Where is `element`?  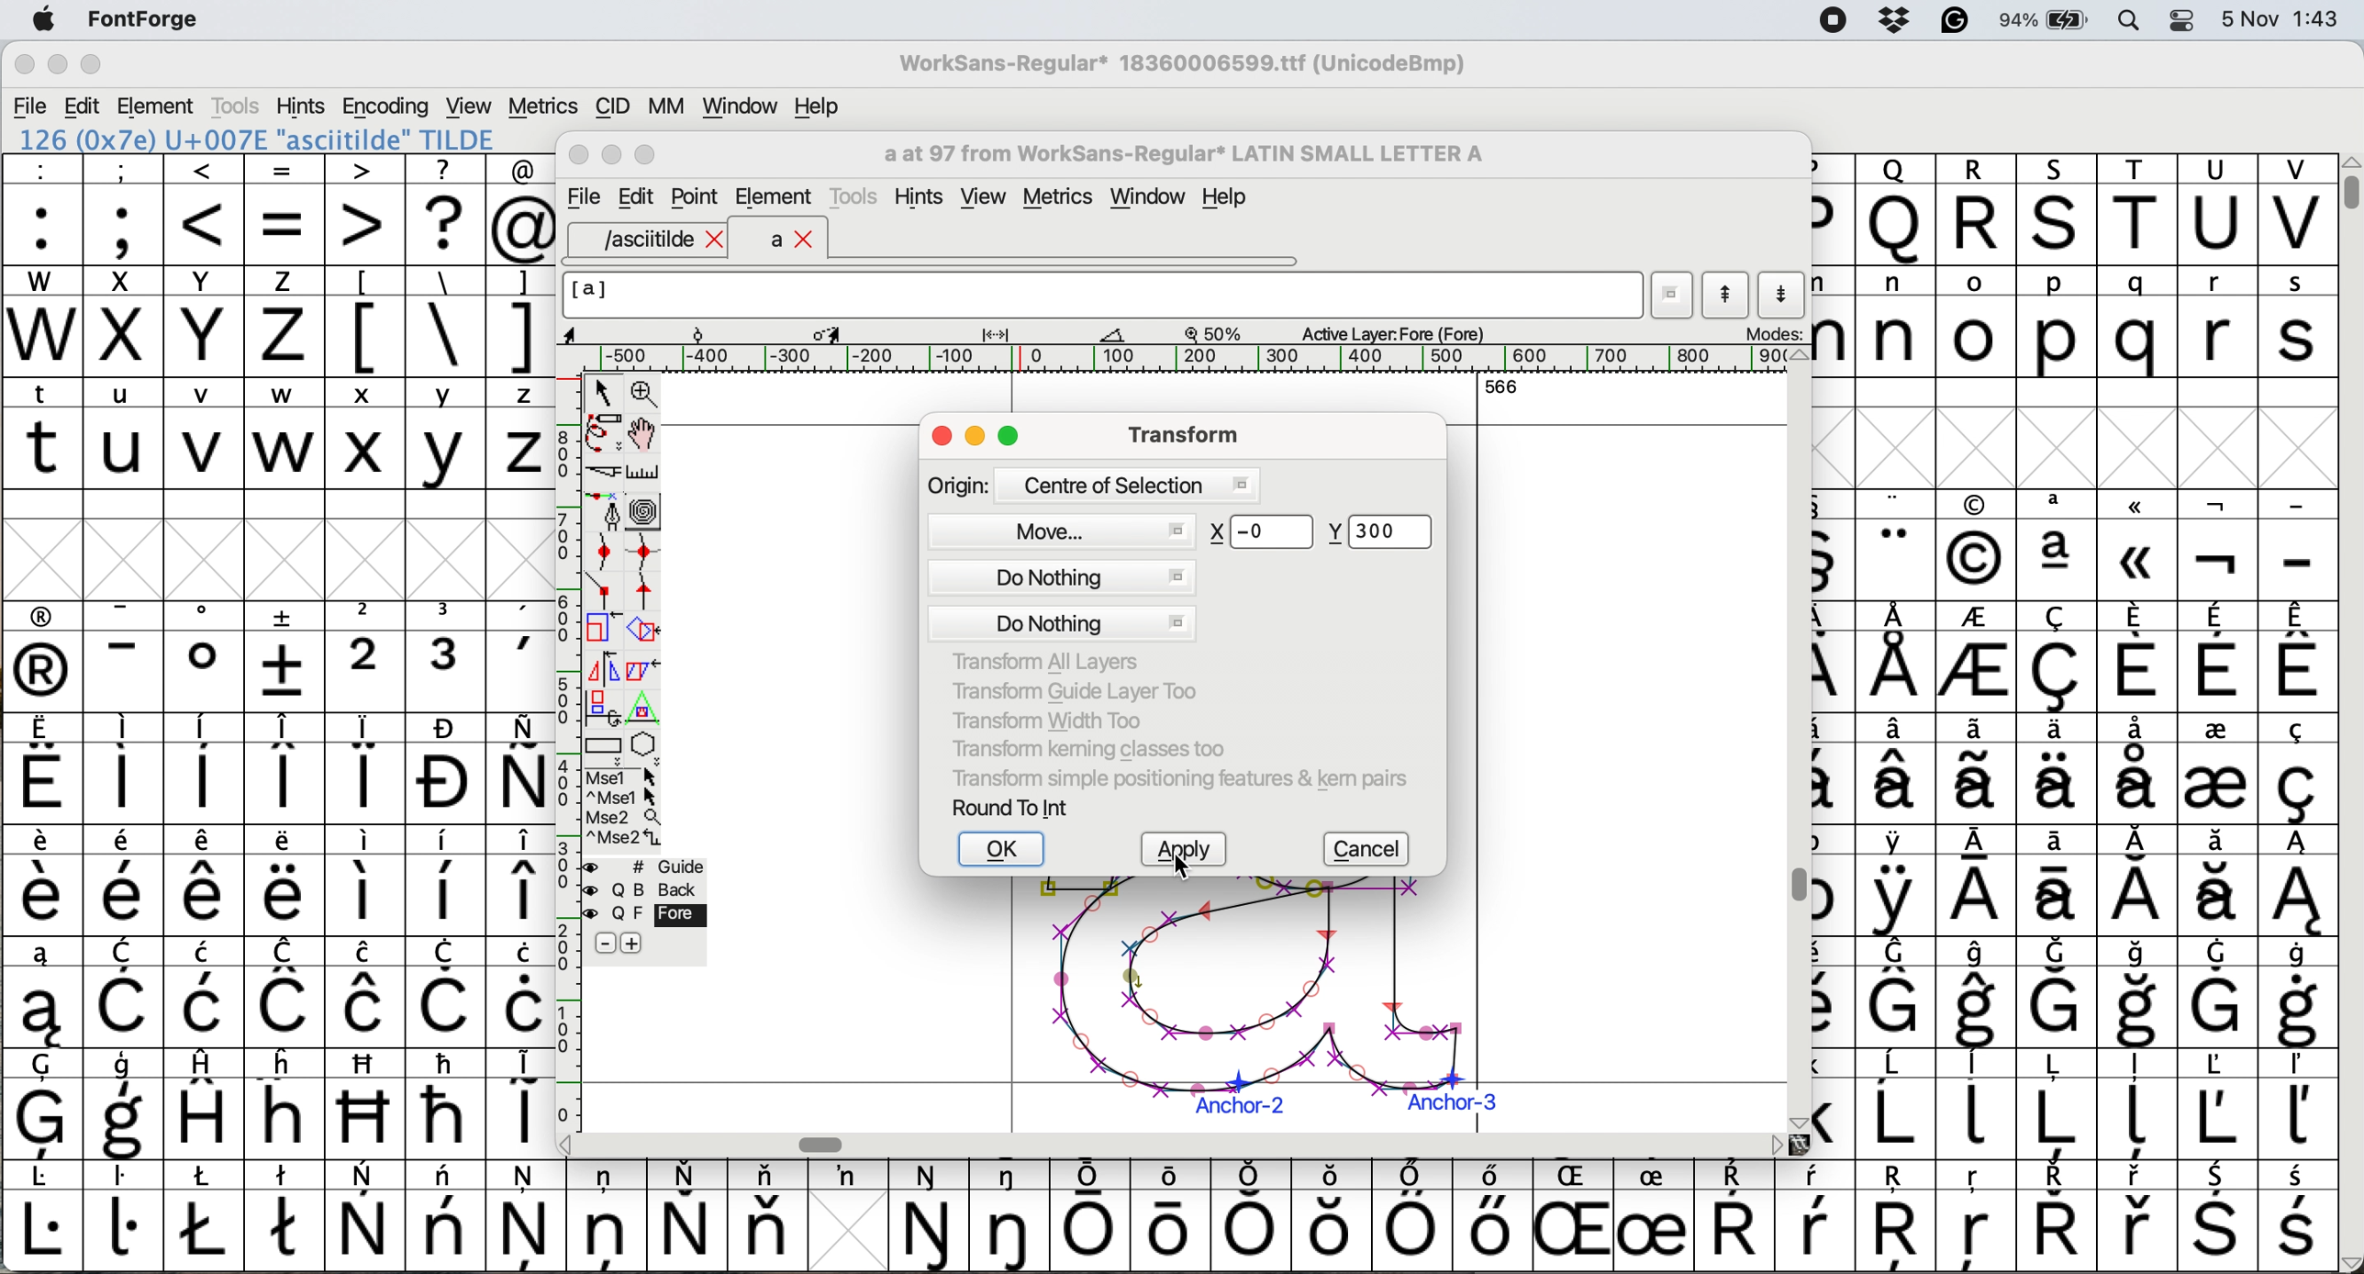
element is located at coordinates (774, 196).